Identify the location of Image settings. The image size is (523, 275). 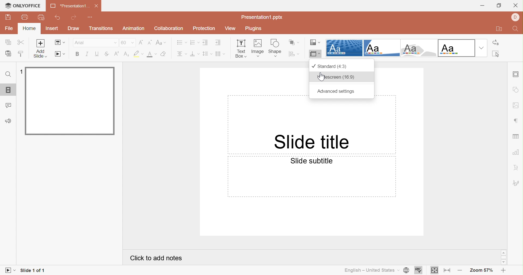
(517, 105).